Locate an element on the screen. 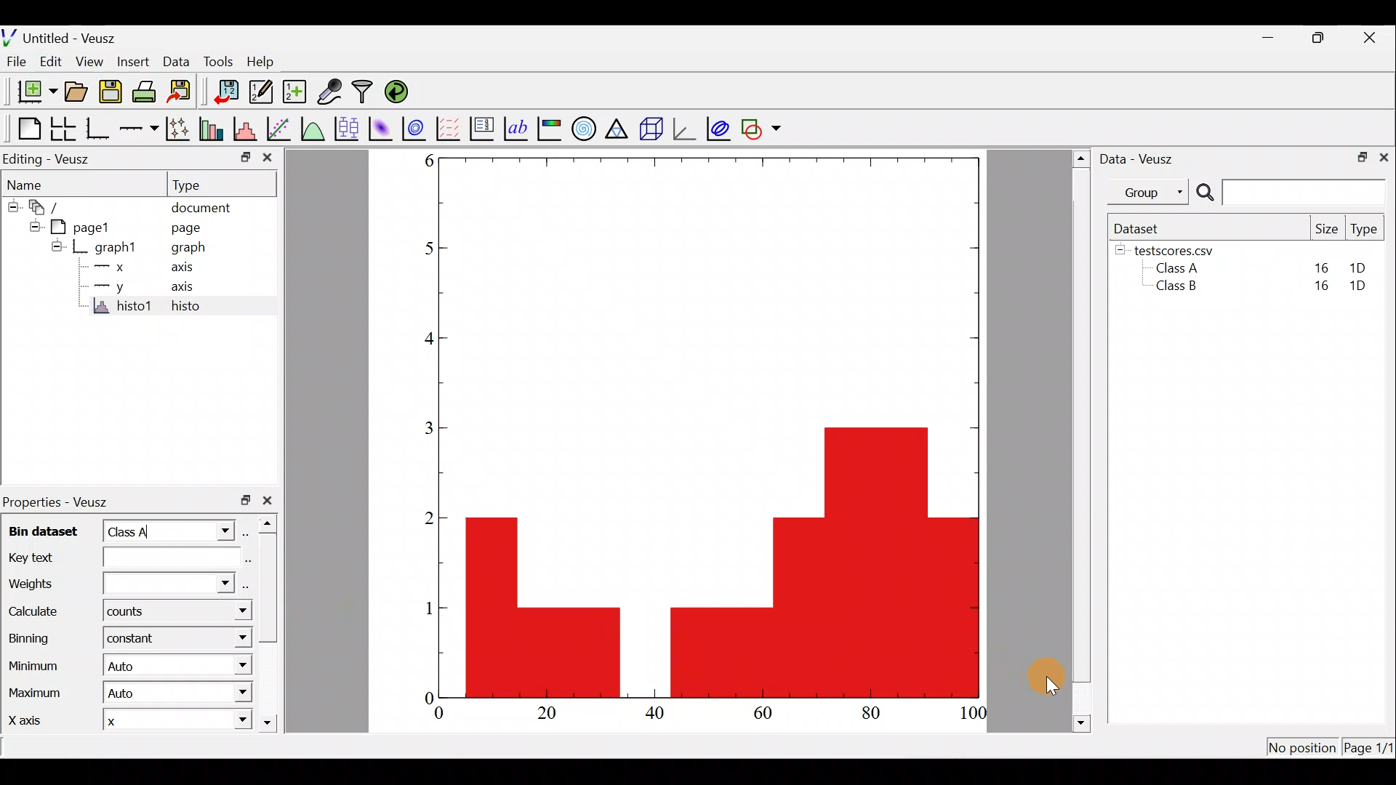 Image resolution: width=1396 pixels, height=785 pixels. Class A is located at coordinates (1181, 267).